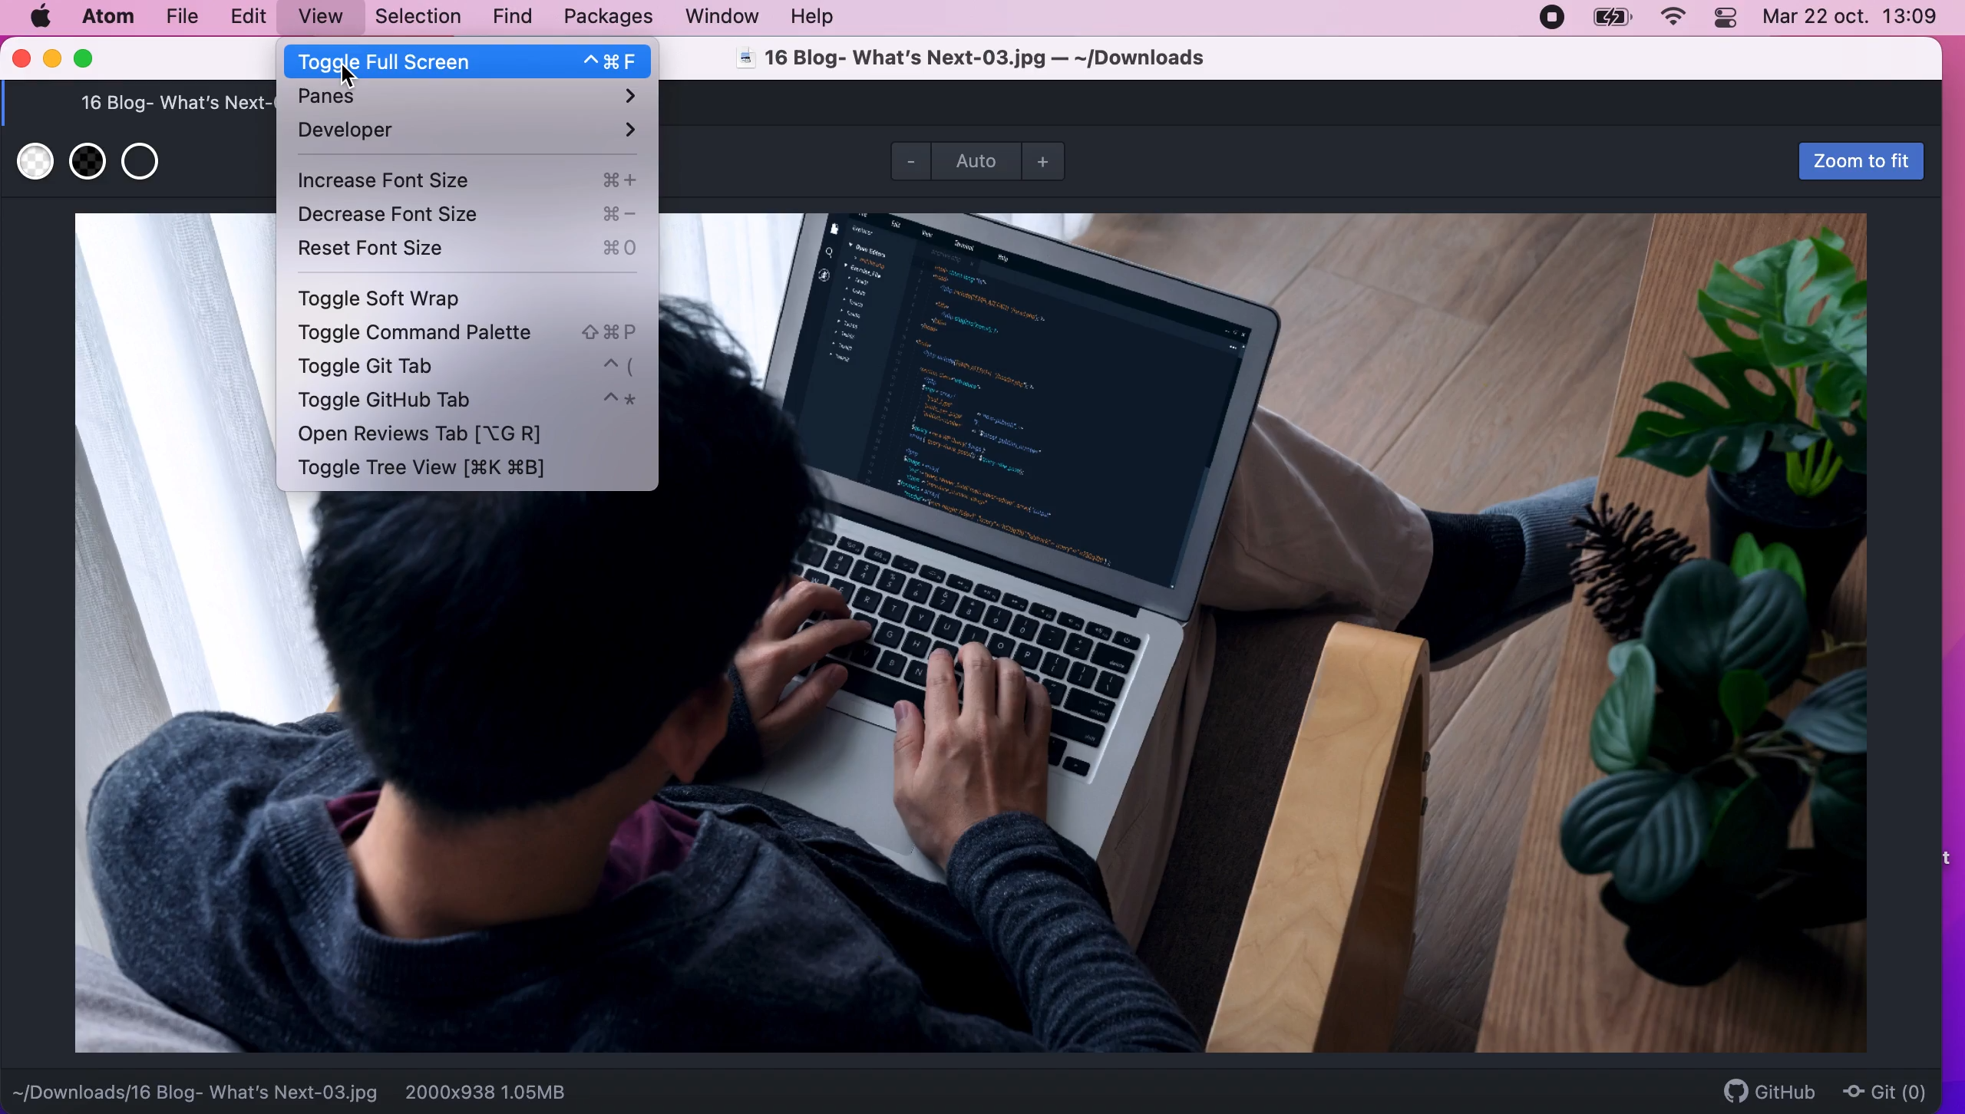 The height and width of the screenshot is (1114, 1965). What do you see at coordinates (196, 1089) in the screenshot?
I see `~/Downloads/16 Blog- What's Next-03.jpg` at bounding box center [196, 1089].